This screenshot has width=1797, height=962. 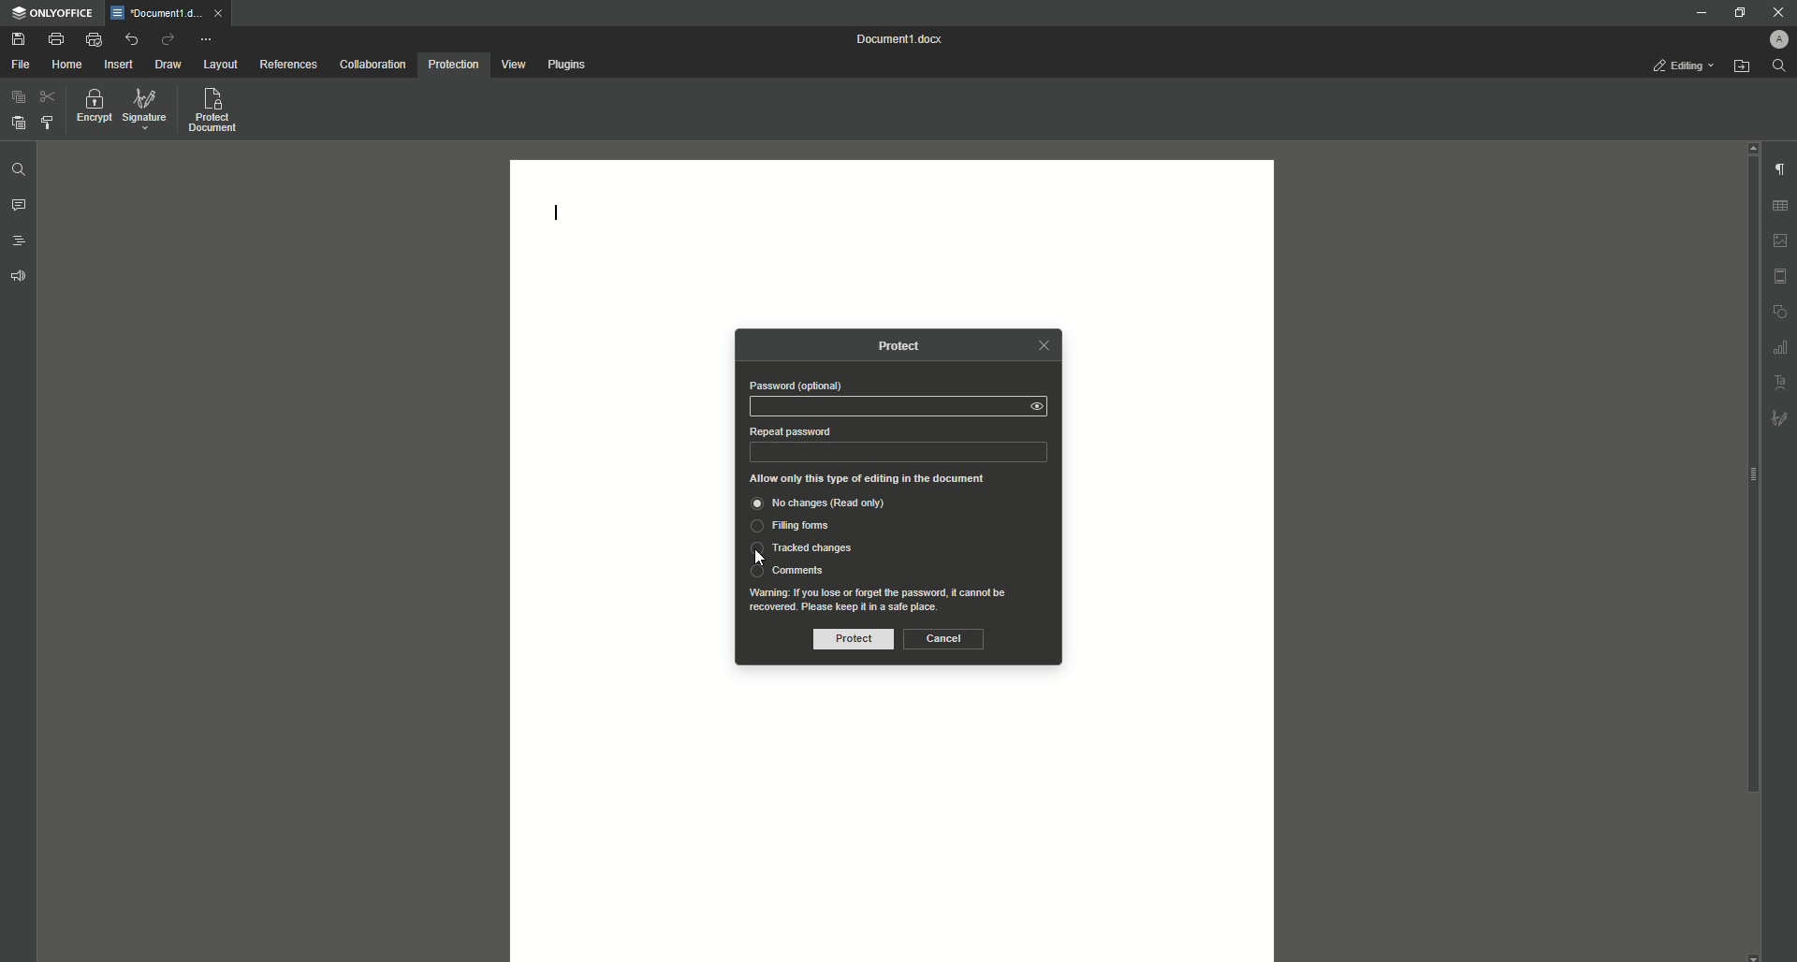 I want to click on Cancel, so click(x=945, y=639).